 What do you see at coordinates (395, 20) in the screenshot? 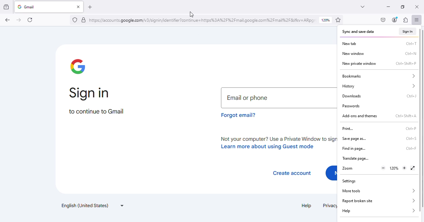
I see `account` at bounding box center [395, 20].